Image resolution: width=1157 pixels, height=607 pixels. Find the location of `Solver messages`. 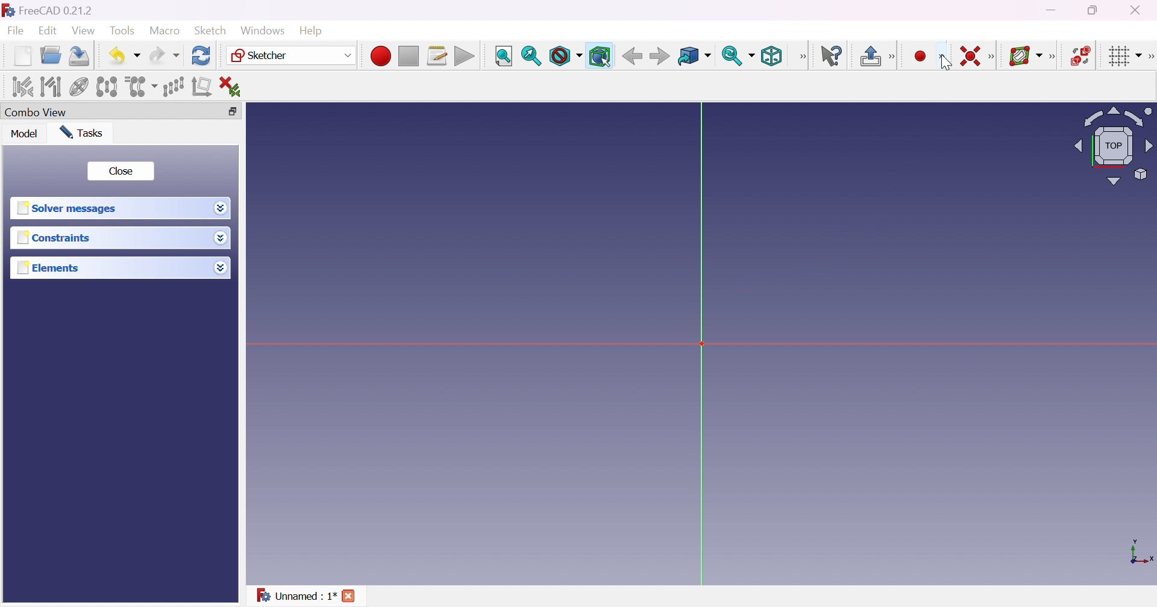

Solver messages is located at coordinates (69, 207).